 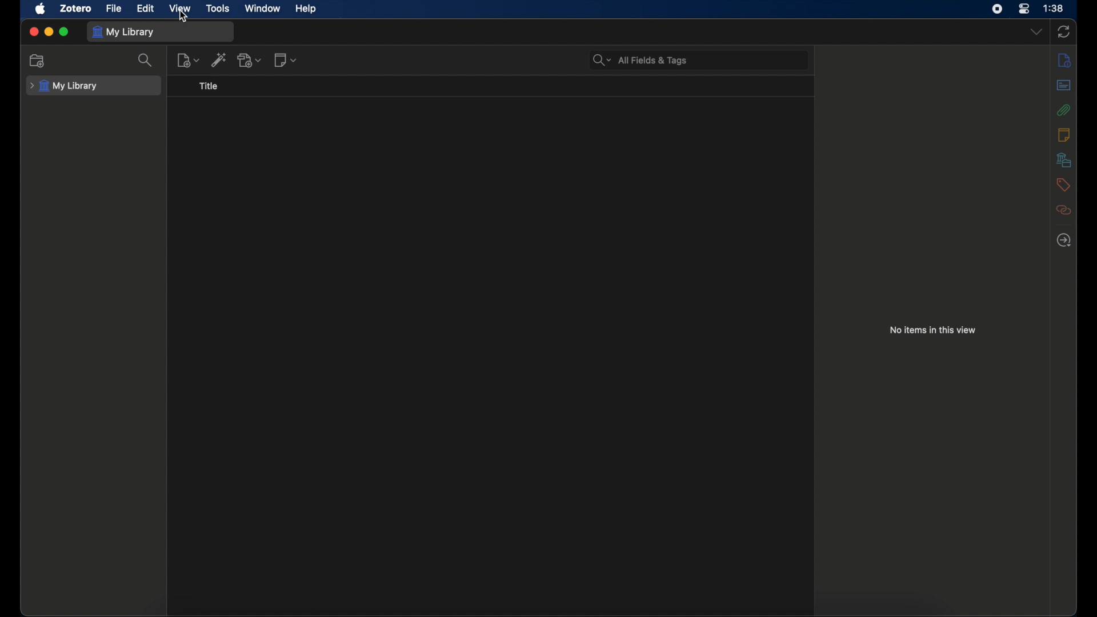 What do you see at coordinates (65, 86) in the screenshot?
I see `my library` at bounding box center [65, 86].